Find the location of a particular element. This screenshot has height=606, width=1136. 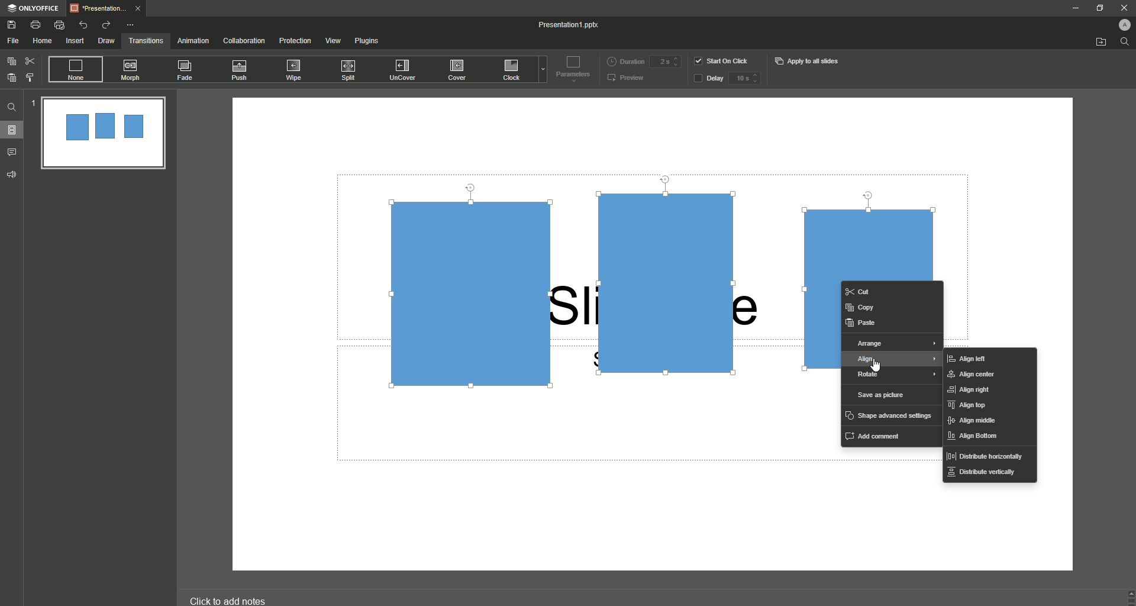

Home is located at coordinates (43, 41).